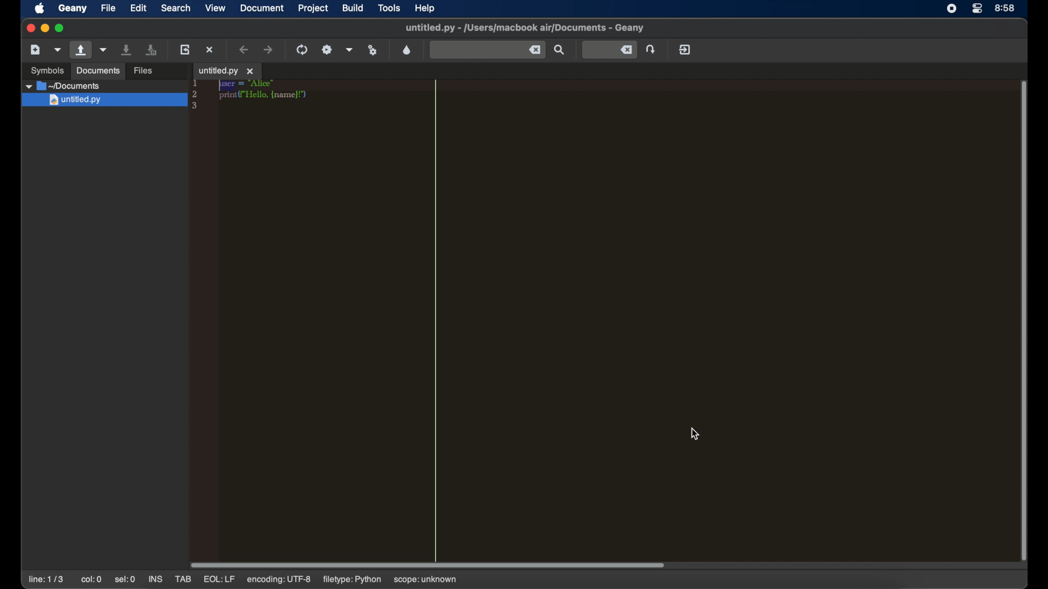 The width and height of the screenshot is (1048, 589). What do you see at coordinates (427, 8) in the screenshot?
I see `help` at bounding box center [427, 8].